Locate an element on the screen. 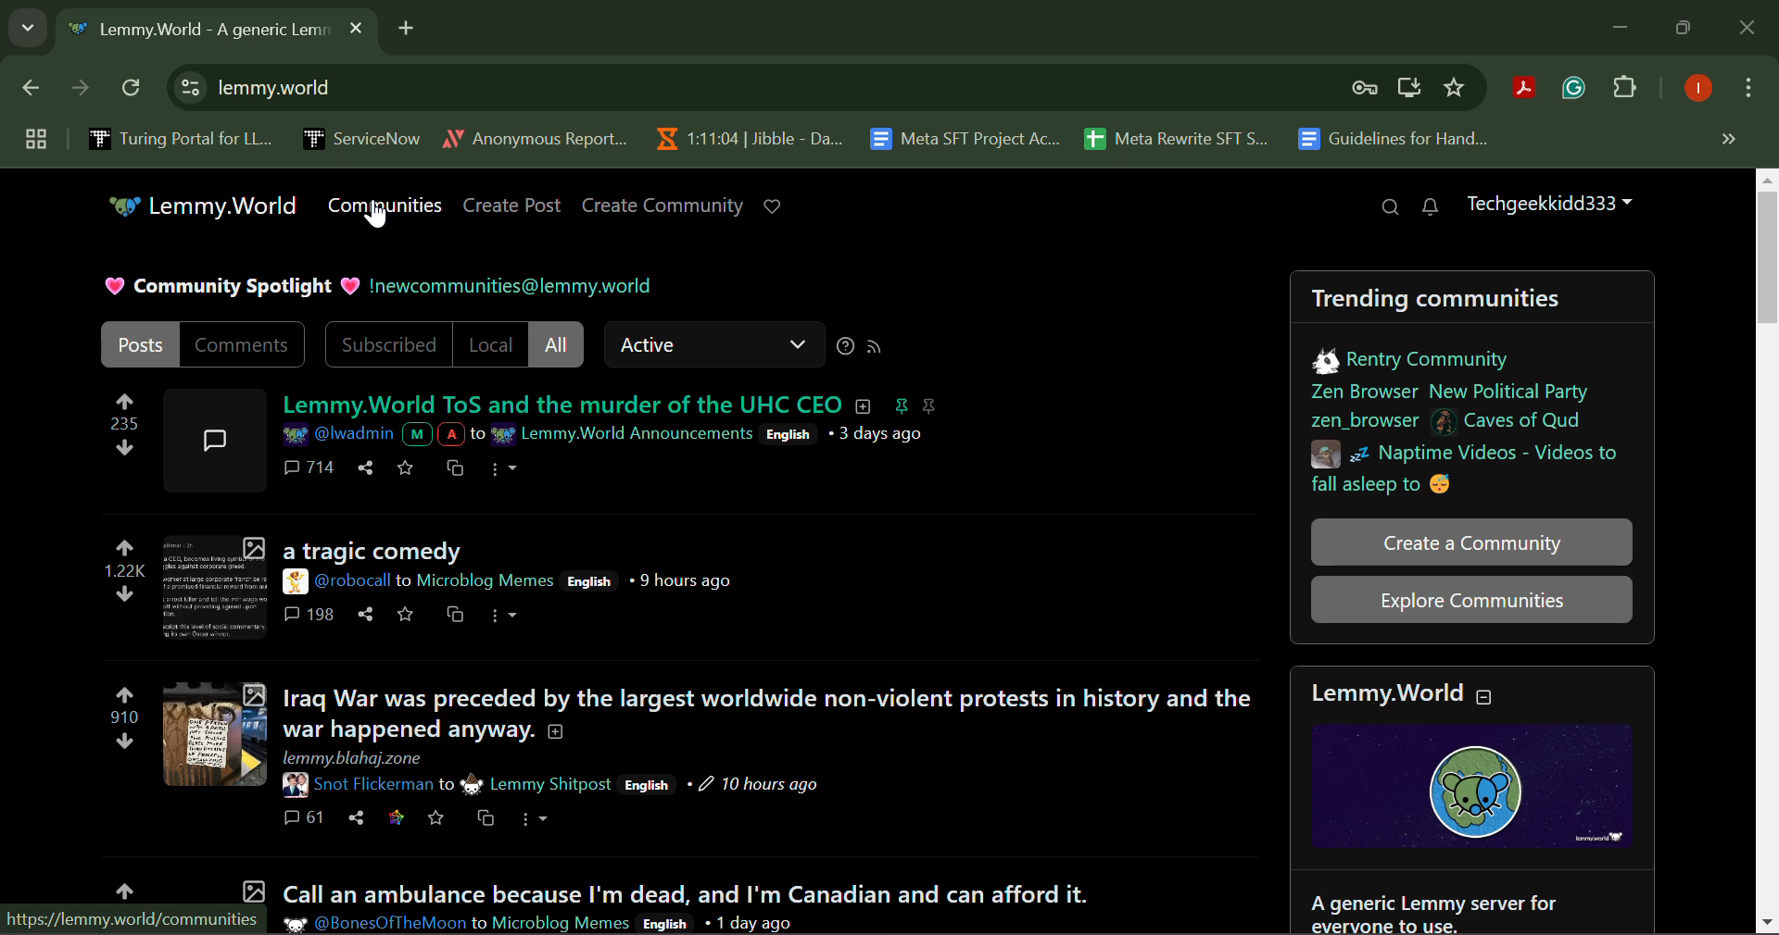 This screenshot has height=935, width=1779. Save is located at coordinates (435, 817).